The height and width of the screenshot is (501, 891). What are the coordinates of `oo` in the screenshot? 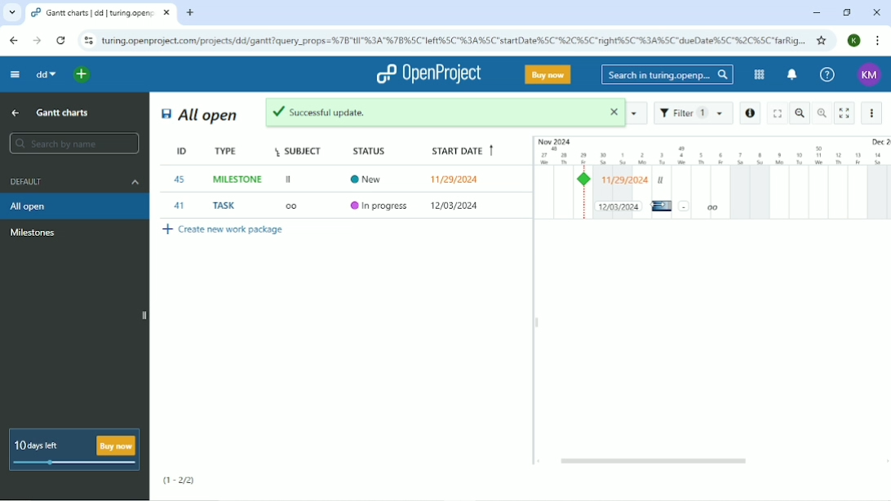 It's located at (712, 207).